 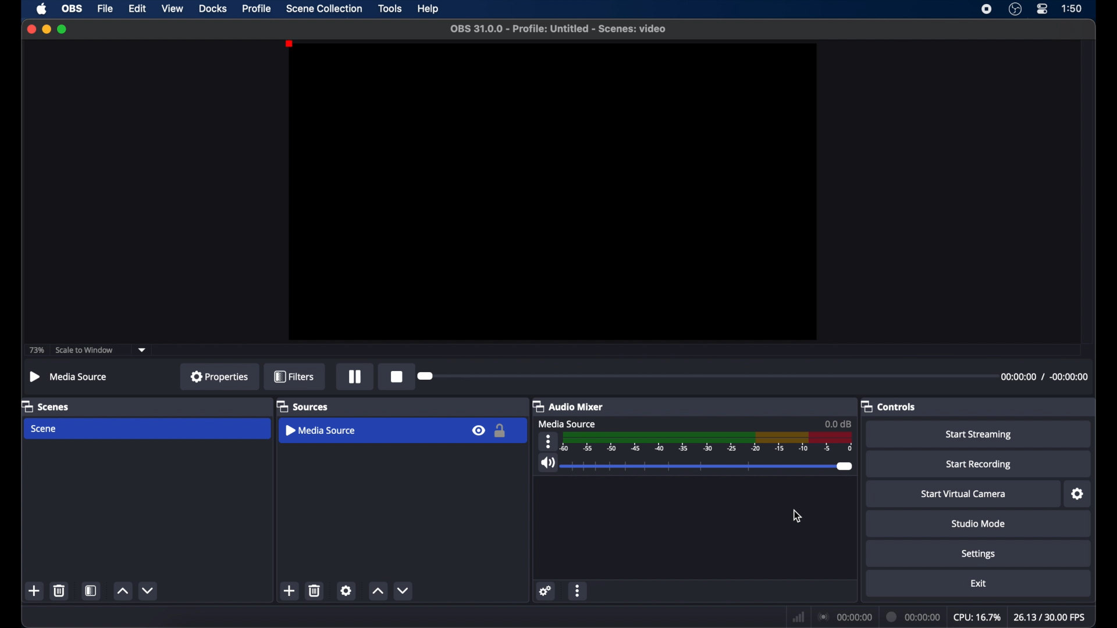 I want to click on docks, so click(x=213, y=8).